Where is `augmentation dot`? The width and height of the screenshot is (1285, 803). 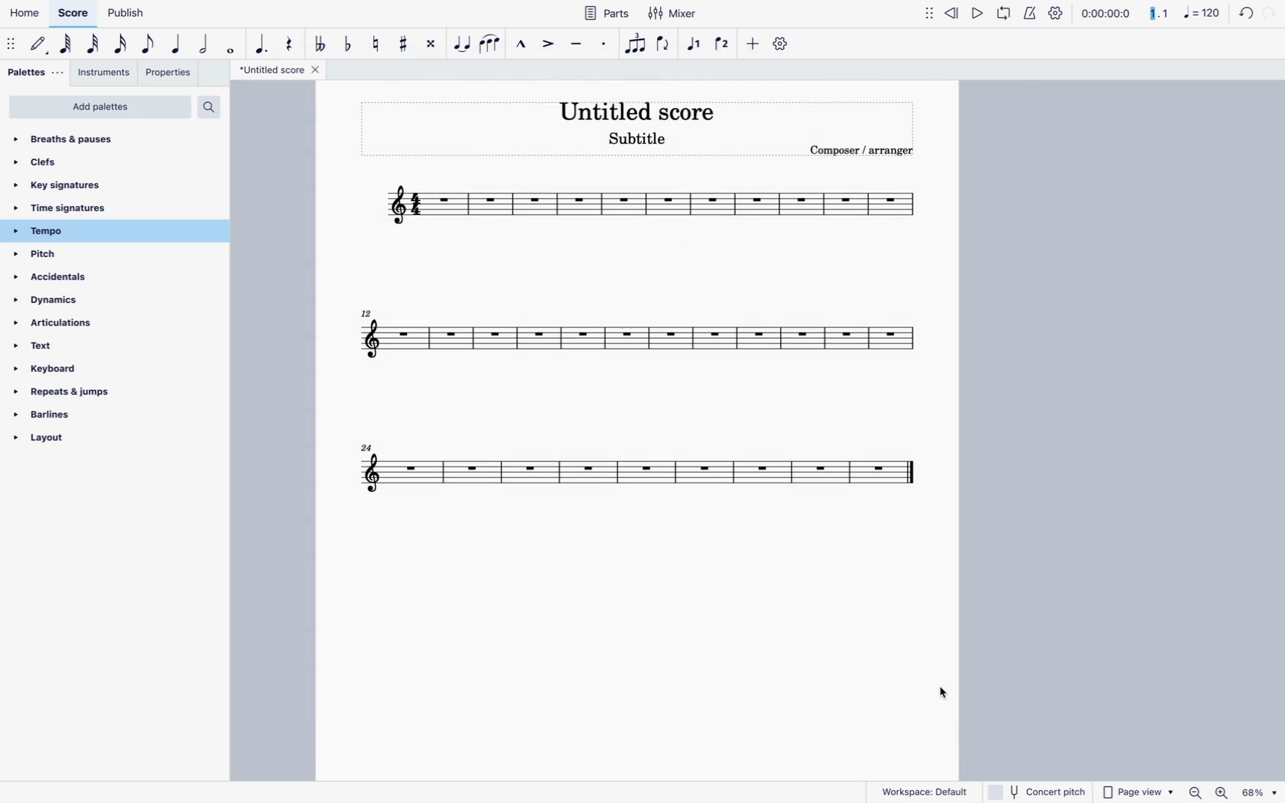 augmentation dot is located at coordinates (264, 45).